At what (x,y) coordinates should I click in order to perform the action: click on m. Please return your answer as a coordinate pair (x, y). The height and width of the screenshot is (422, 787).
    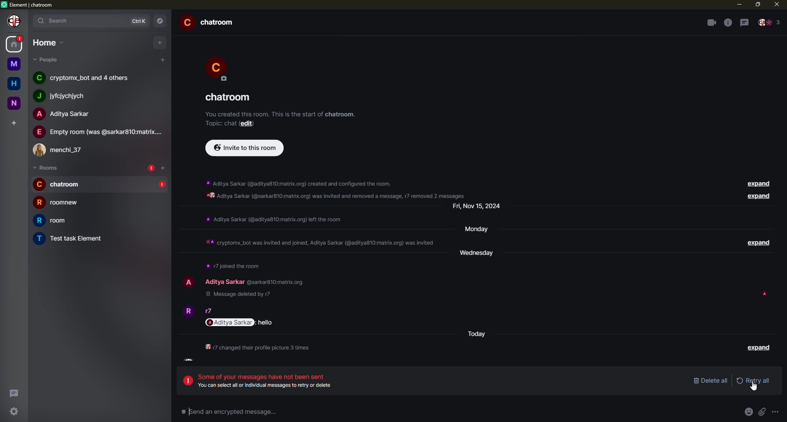
    Looking at the image, I should click on (14, 64).